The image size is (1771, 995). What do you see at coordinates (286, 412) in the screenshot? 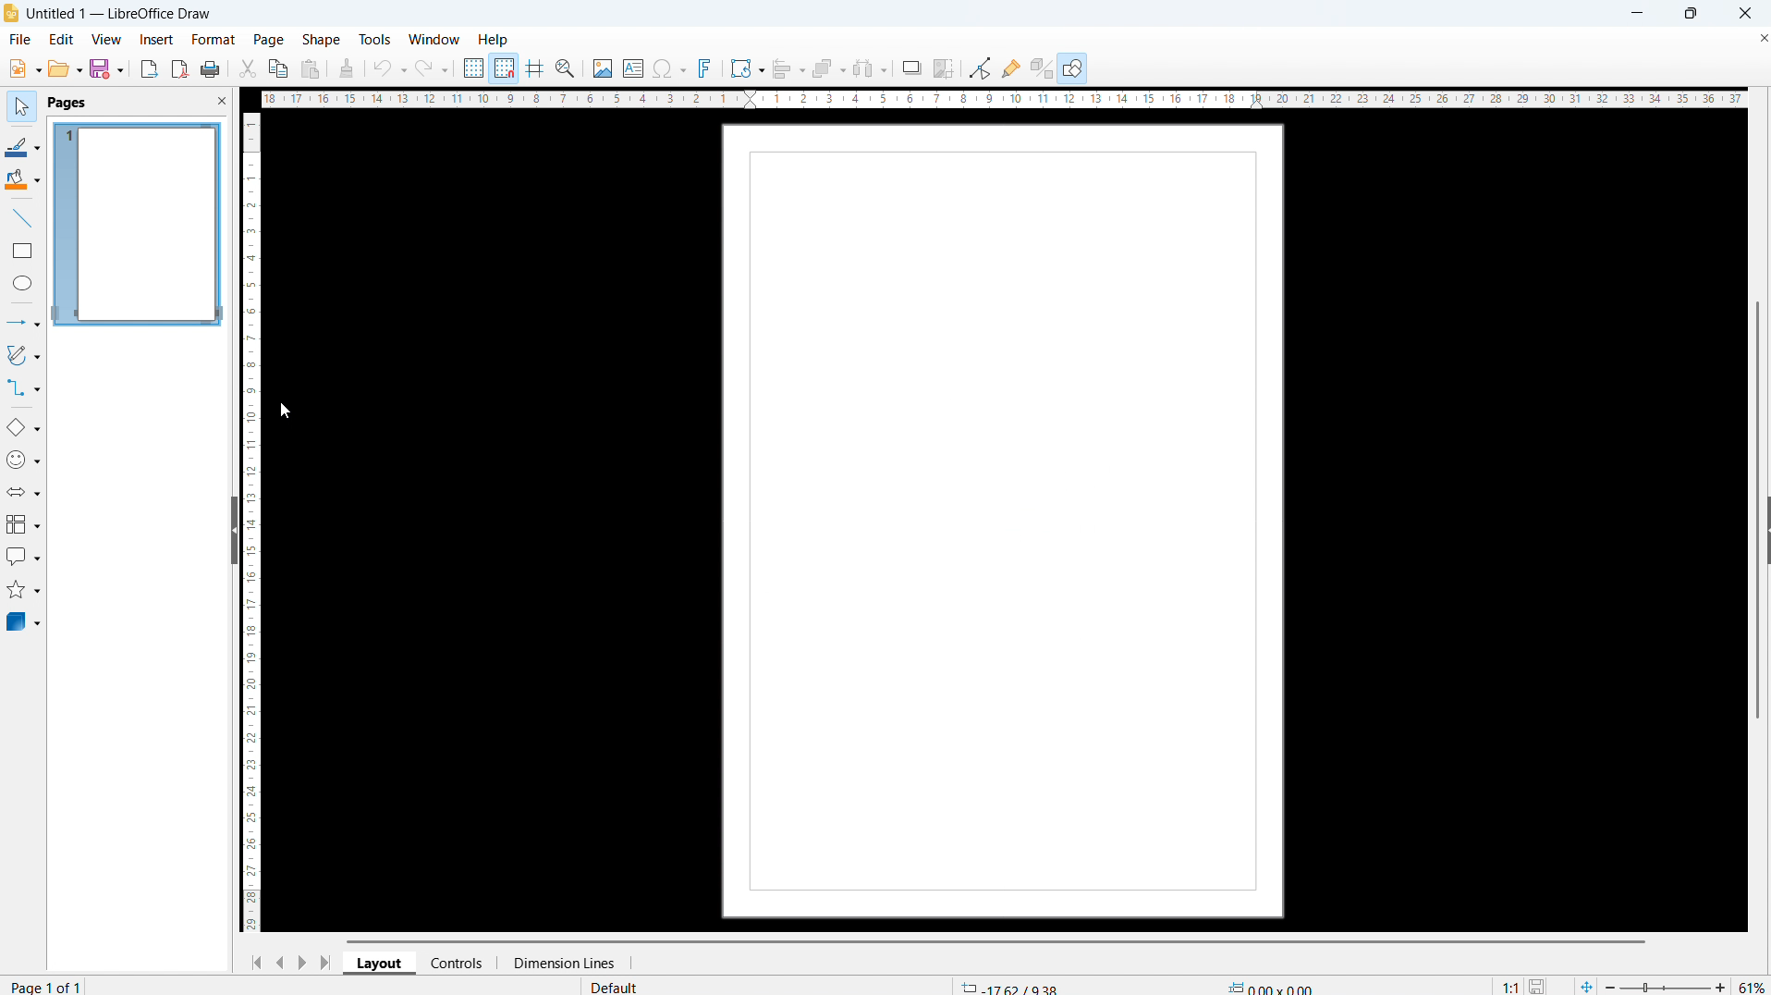
I see `cursor` at bounding box center [286, 412].